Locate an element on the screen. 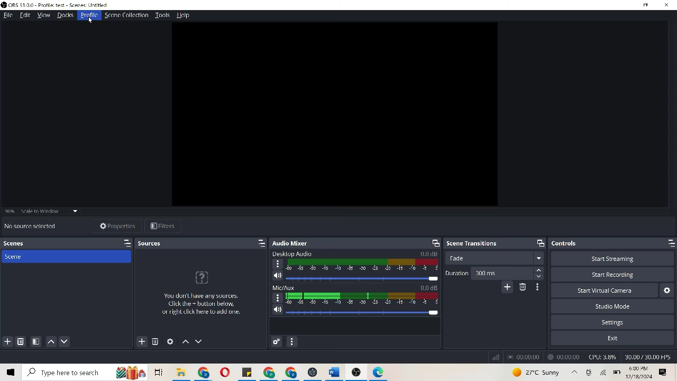 This screenshot has height=381, width=677. word is located at coordinates (339, 371).